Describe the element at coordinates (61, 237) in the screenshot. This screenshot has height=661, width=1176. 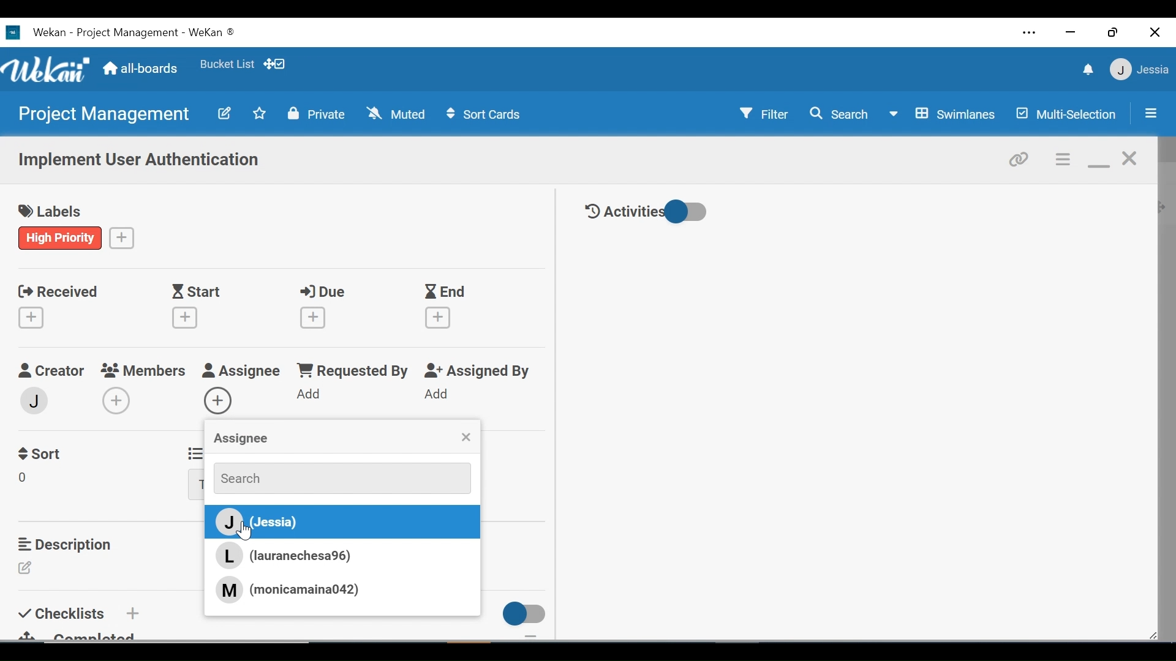
I see `high priority` at that location.